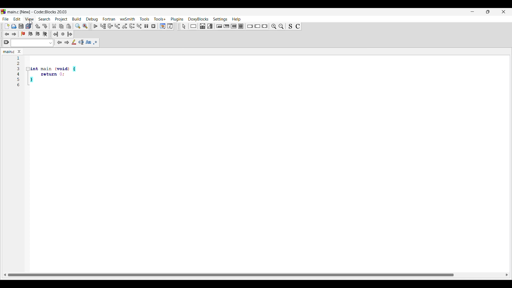 The image size is (512, 288). I want to click on Replace, so click(85, 26).